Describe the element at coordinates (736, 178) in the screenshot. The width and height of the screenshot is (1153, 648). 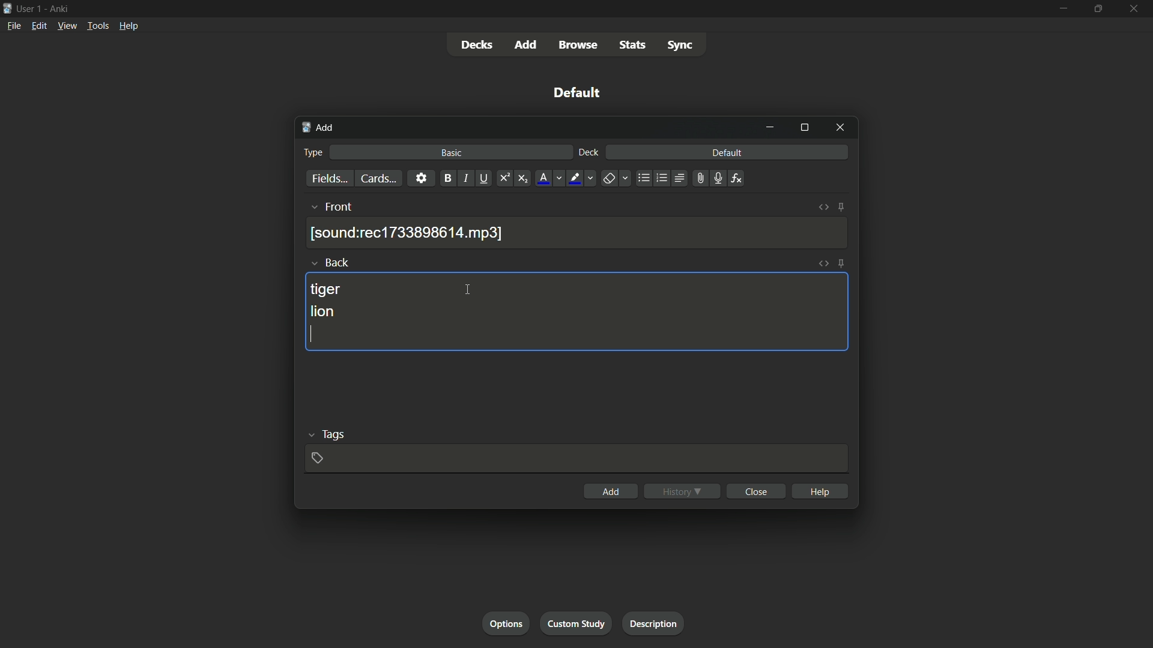
I see `equations` at that location.